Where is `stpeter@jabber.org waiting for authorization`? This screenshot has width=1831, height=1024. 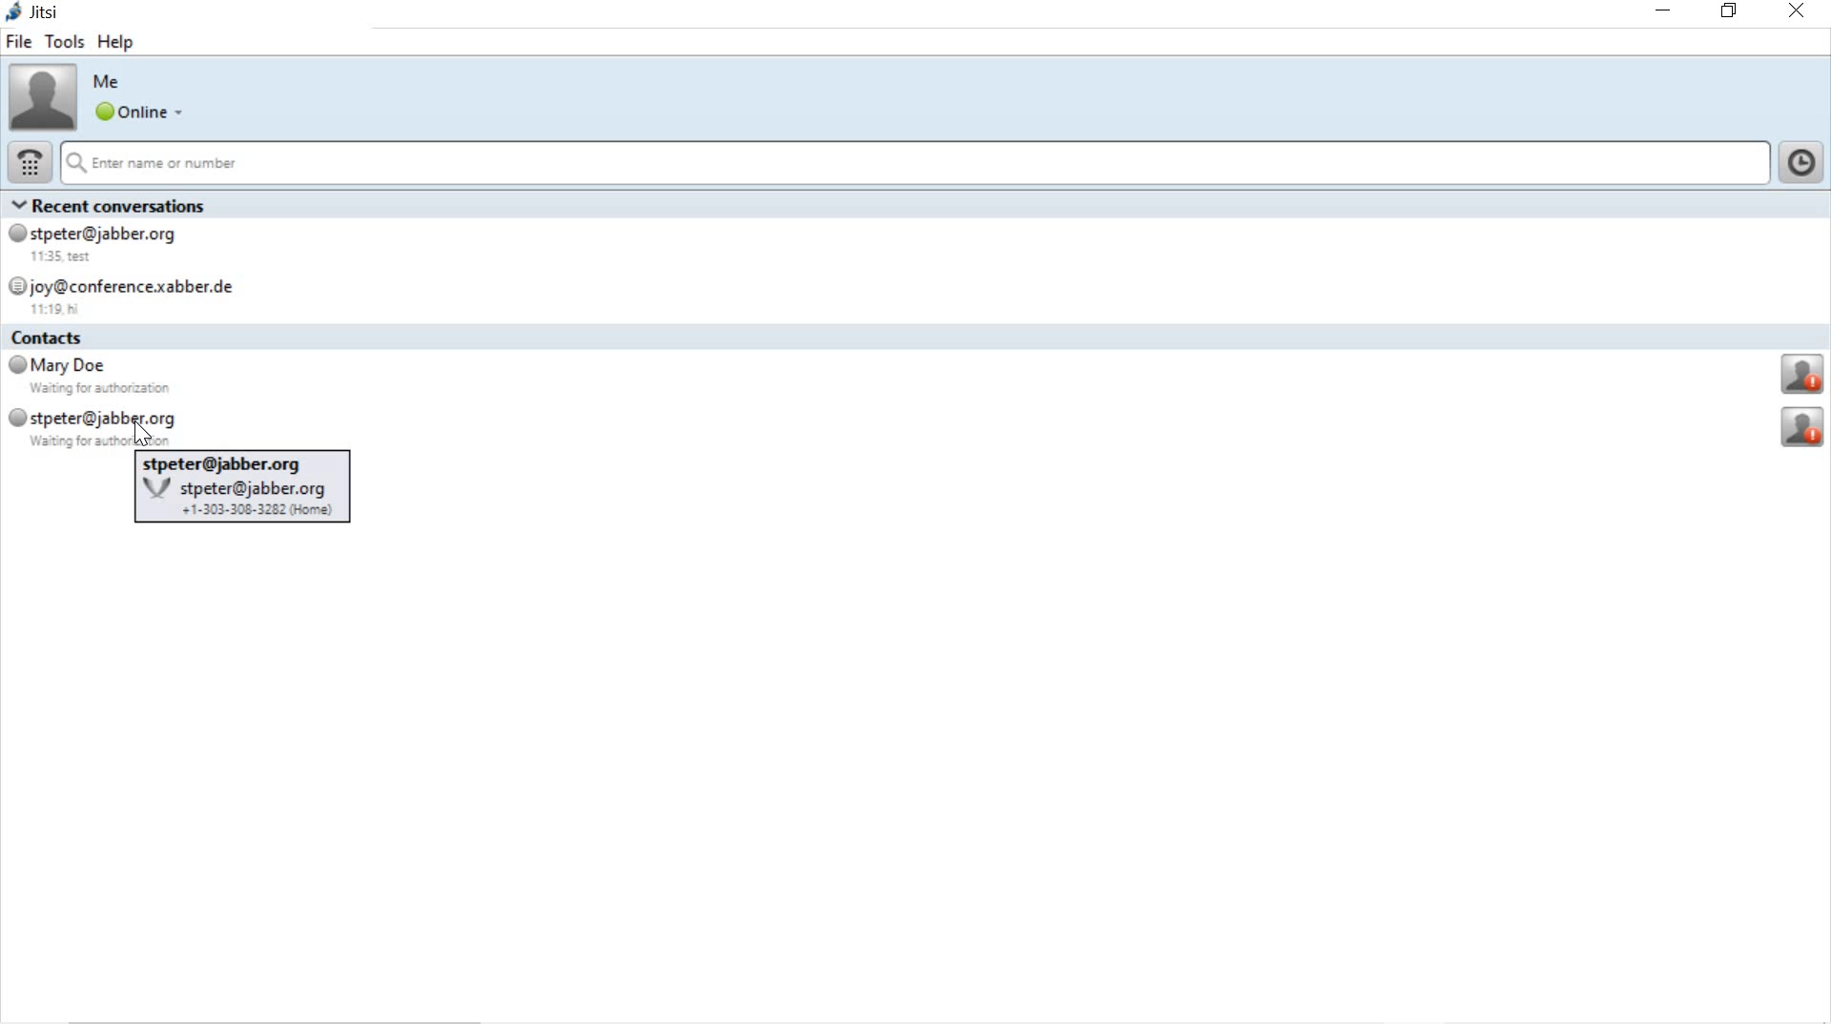
stpeter@jabber.org waiting for authorization is located at coordinates (93, 427).